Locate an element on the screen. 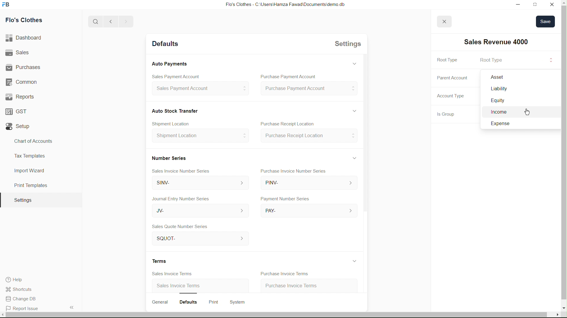  Change DB is located at coordinates (23, 299).